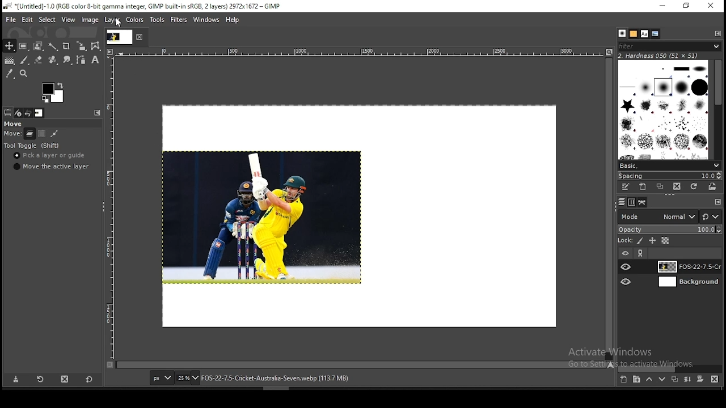  I want to click on help, so click(233, 21).